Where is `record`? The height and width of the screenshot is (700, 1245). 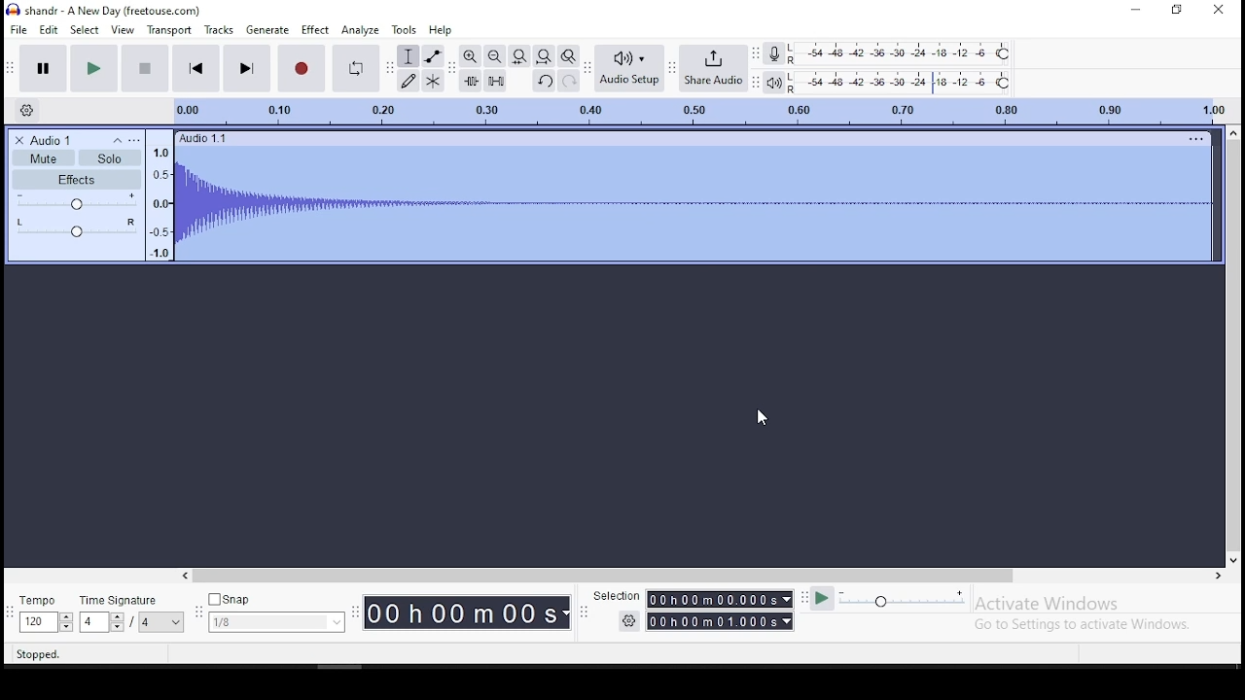
record is located at coordinates (300, 68).